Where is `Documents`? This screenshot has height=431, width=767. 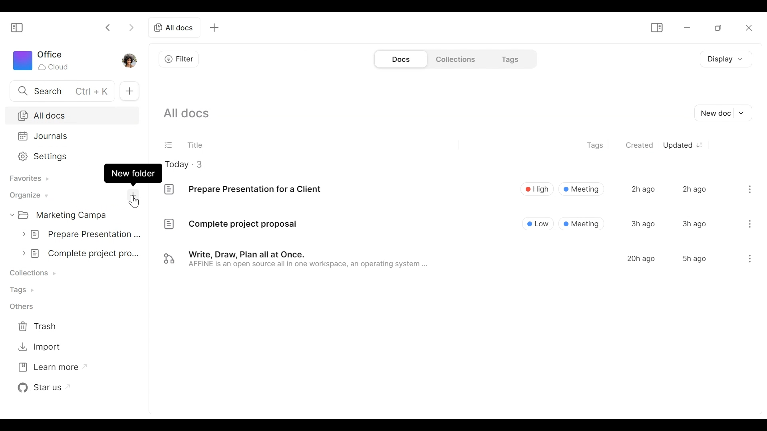 Documents is located at coordinates (400, 59).